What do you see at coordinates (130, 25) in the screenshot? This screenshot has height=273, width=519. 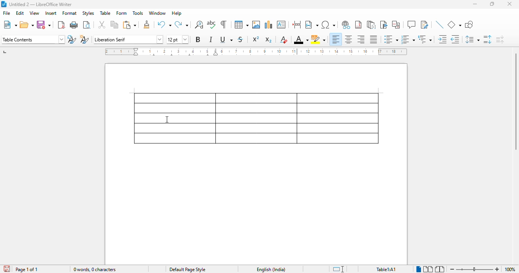 I see `paste` at bounding box center [130, 25].